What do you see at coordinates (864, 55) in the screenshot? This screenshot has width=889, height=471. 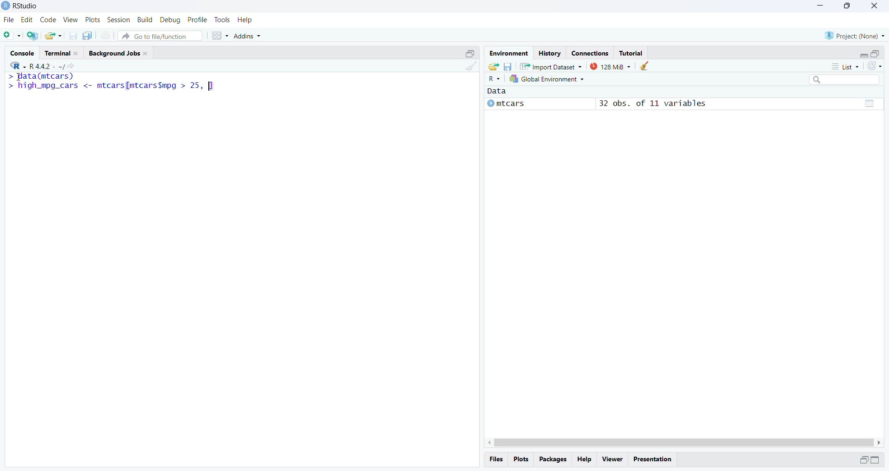 I see `minimize` at bounding box center [864, 55].